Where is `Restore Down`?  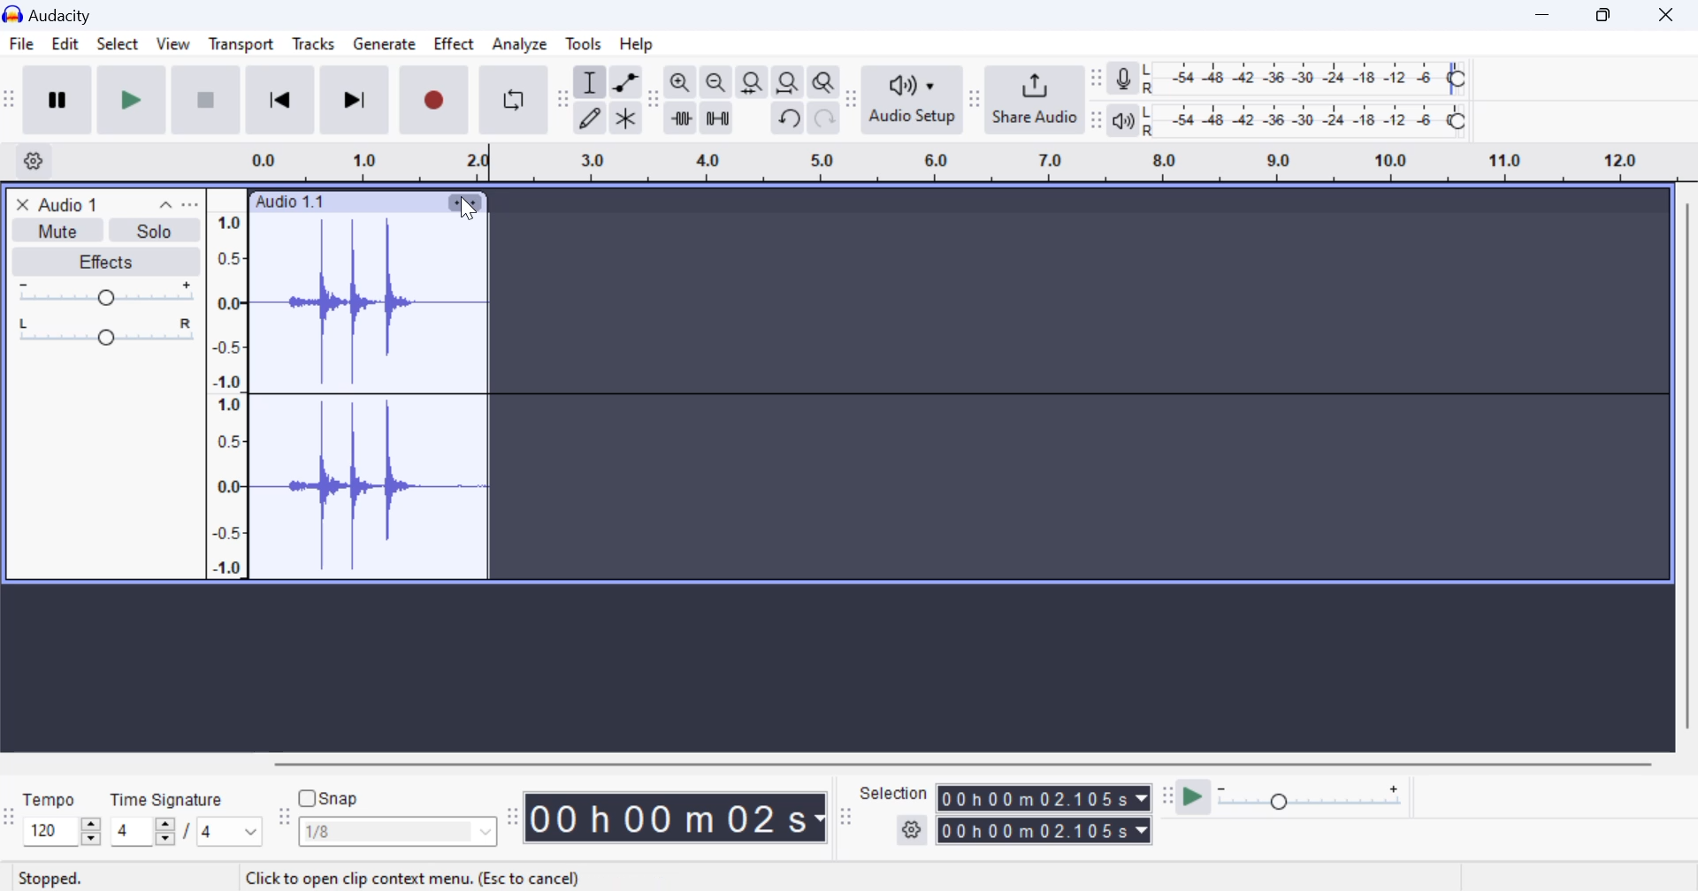
Restore Down is located at coordinates (1545, 14).